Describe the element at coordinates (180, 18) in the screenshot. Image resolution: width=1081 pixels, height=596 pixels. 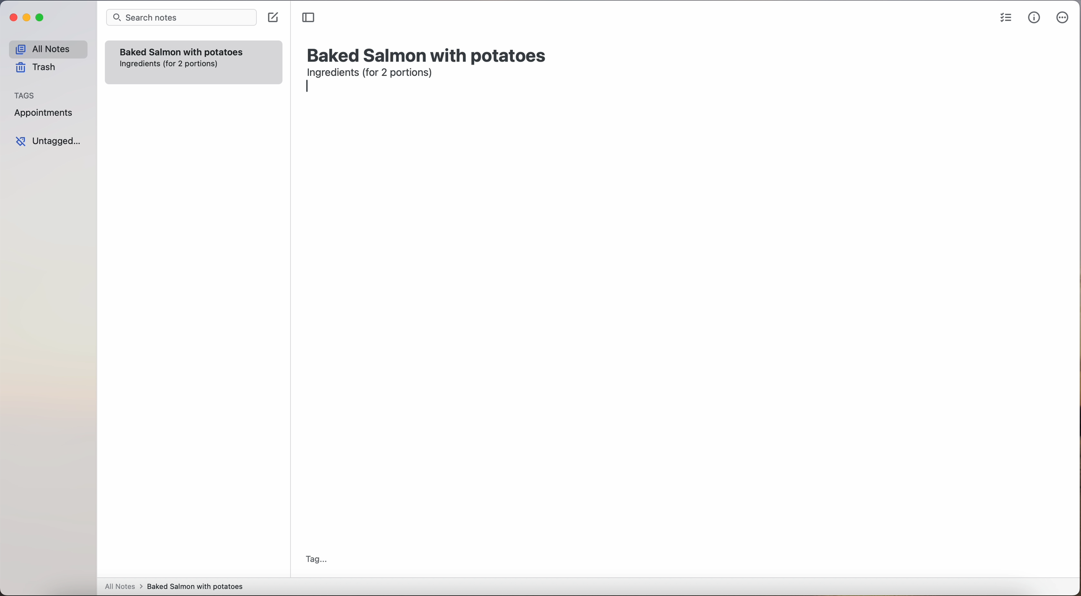
I see `search bar` at that location.